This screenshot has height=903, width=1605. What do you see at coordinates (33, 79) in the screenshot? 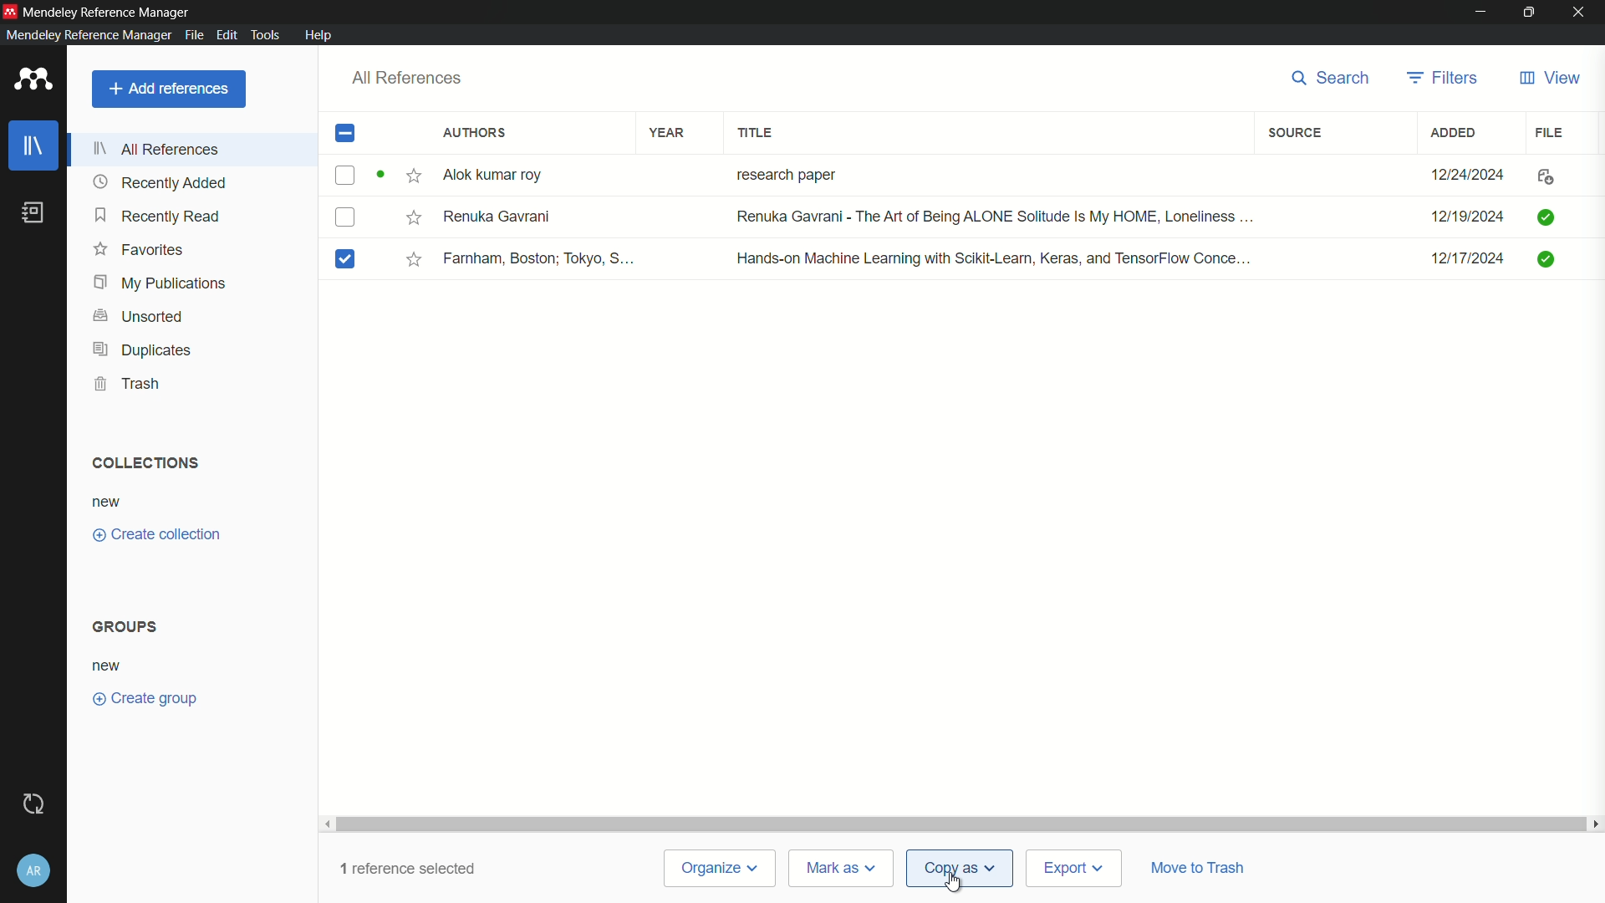
I see `app icon` at bounding box center [33, 79].